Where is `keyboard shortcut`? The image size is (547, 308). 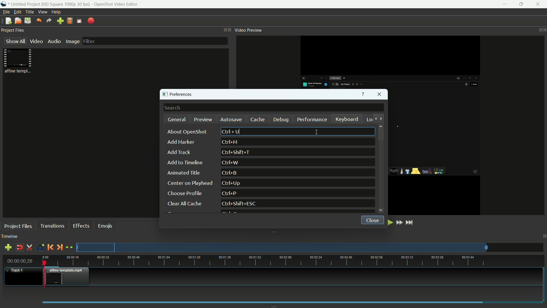 keyboard shortcut is located at coordinates (230, 163).